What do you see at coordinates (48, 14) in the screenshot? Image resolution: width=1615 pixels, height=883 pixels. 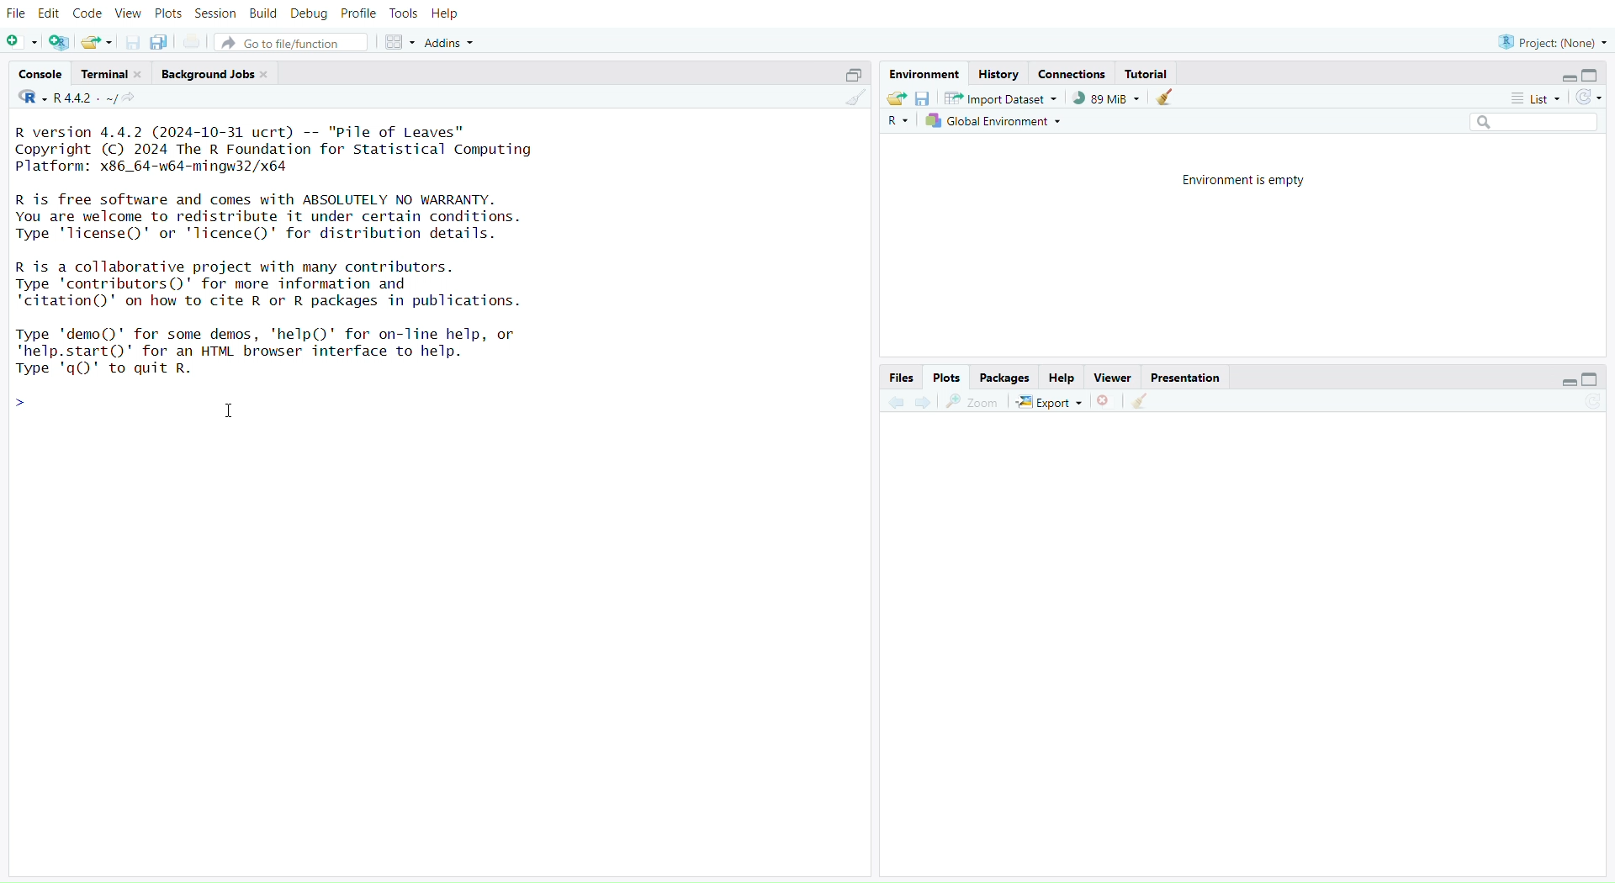 I see `Edit` at bounding box center [48, 14].